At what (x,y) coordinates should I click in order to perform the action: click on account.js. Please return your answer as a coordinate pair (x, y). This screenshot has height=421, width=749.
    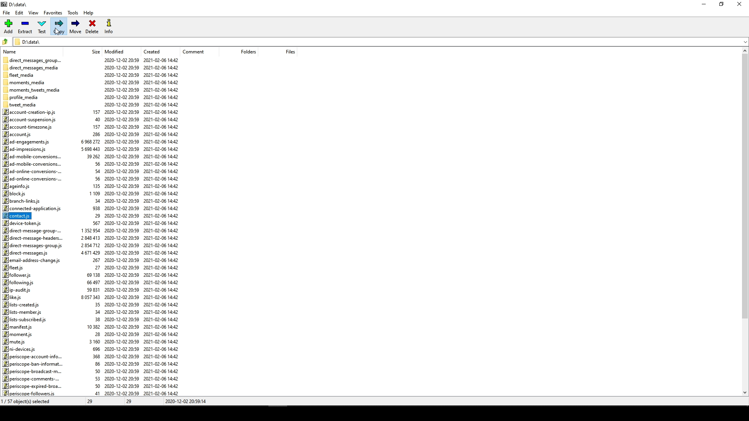
    Looking at the image, I should click on (20, 134).